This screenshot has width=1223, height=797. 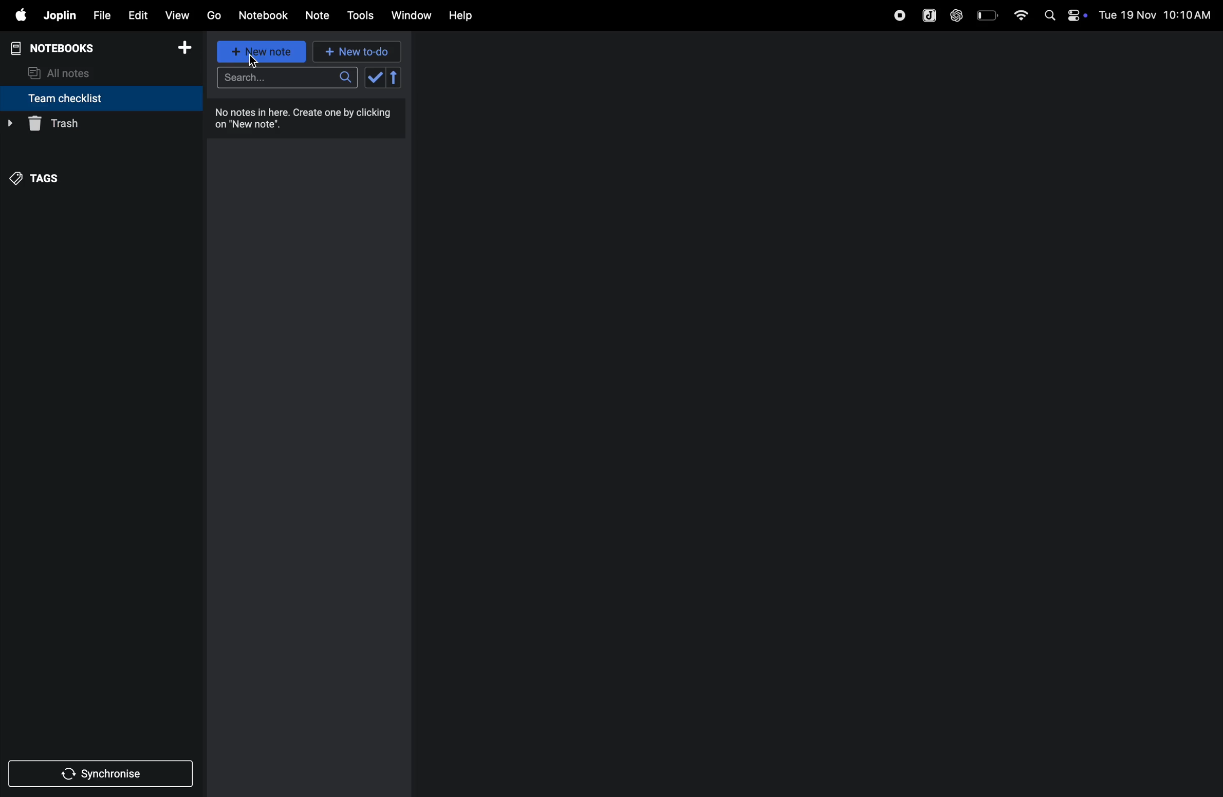 What do you see at coordinates (411, 16) in the screenshot?
I see `window` at bounding box center [411, 16].